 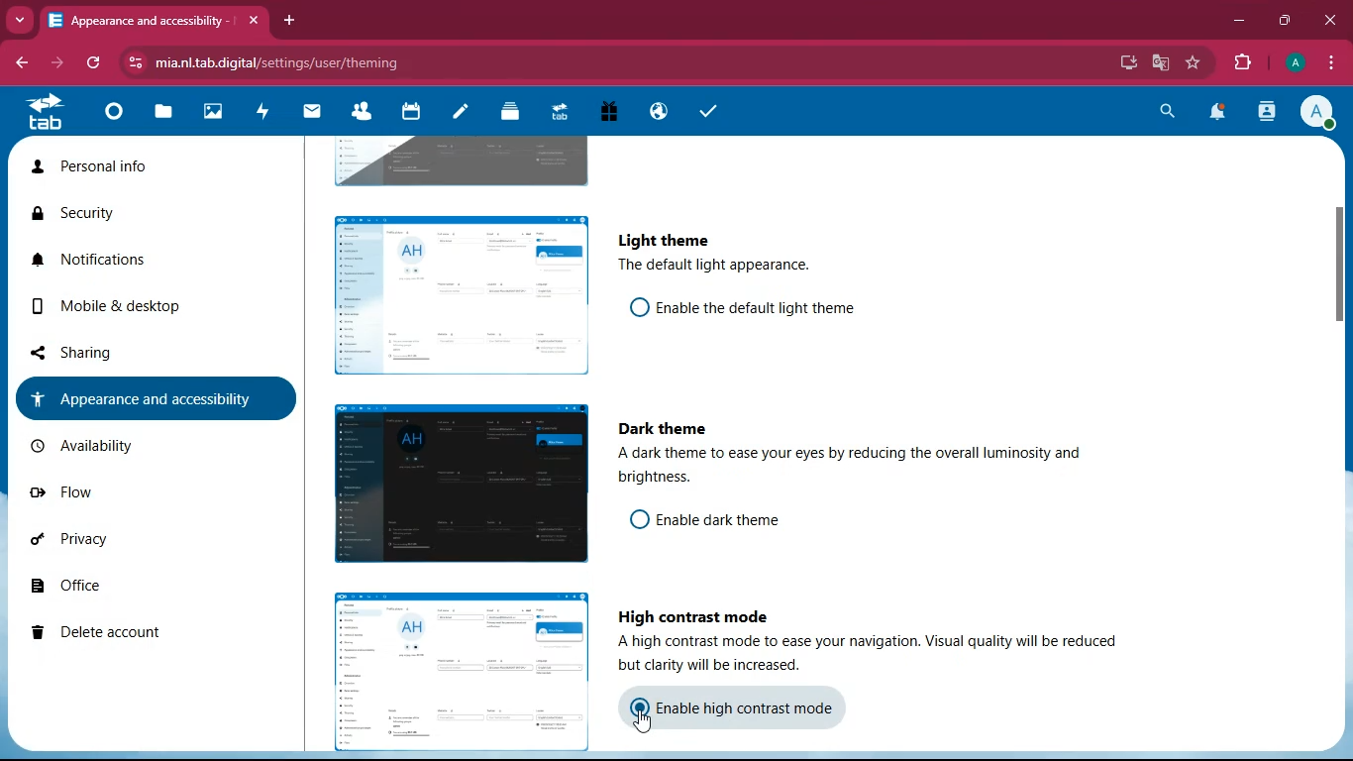 What do you see at coordinates (1195, 64) in the screenshot?
I see `favourite` at bounding box center [1195, 64].